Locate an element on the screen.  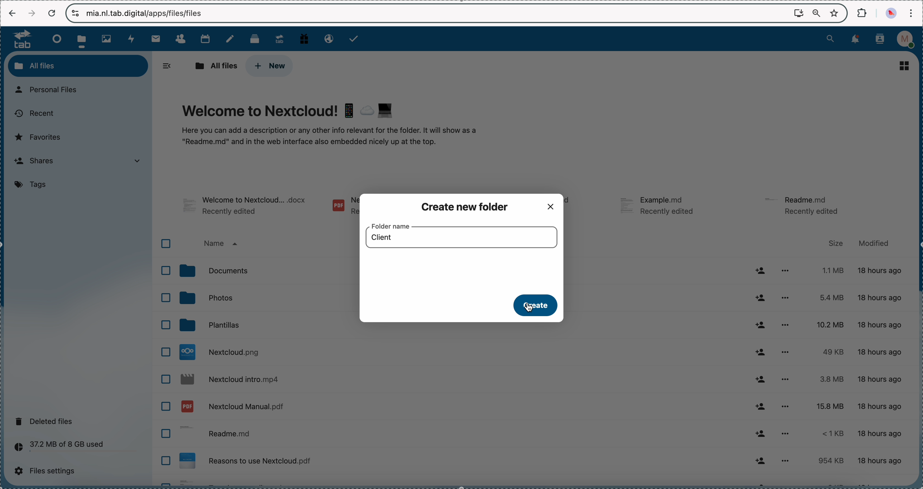
free is located at coordinates (304, 38).